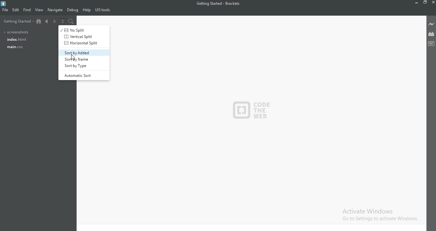  Describe the element at coordinates (15, 48) in the screenshot. I see `main.css` at that location.